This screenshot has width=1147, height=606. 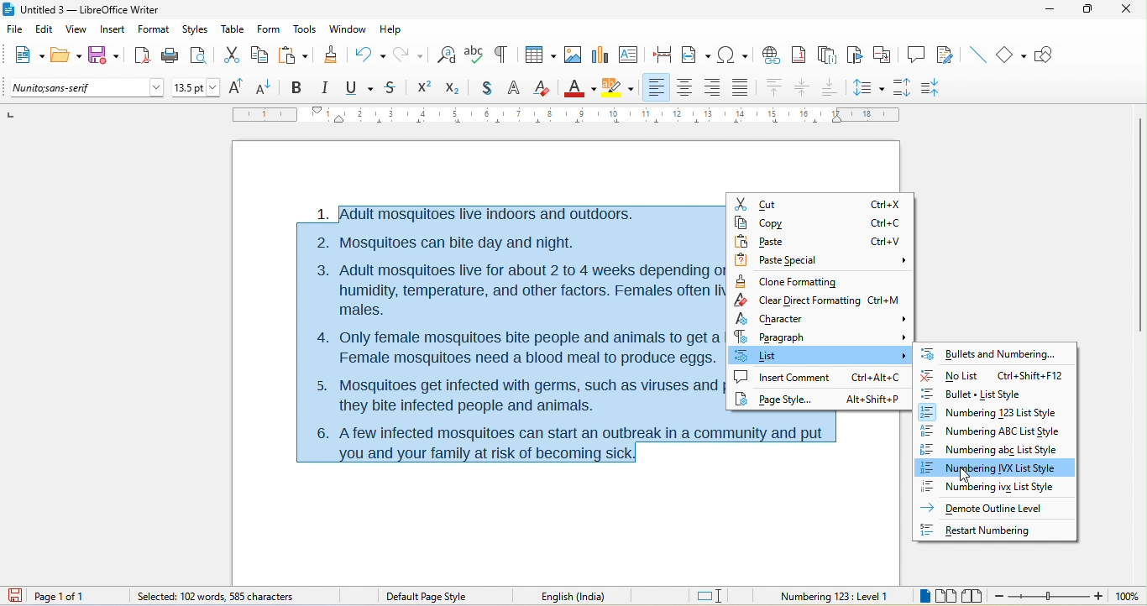 I want to click on chart, so click(x=600, y=55).